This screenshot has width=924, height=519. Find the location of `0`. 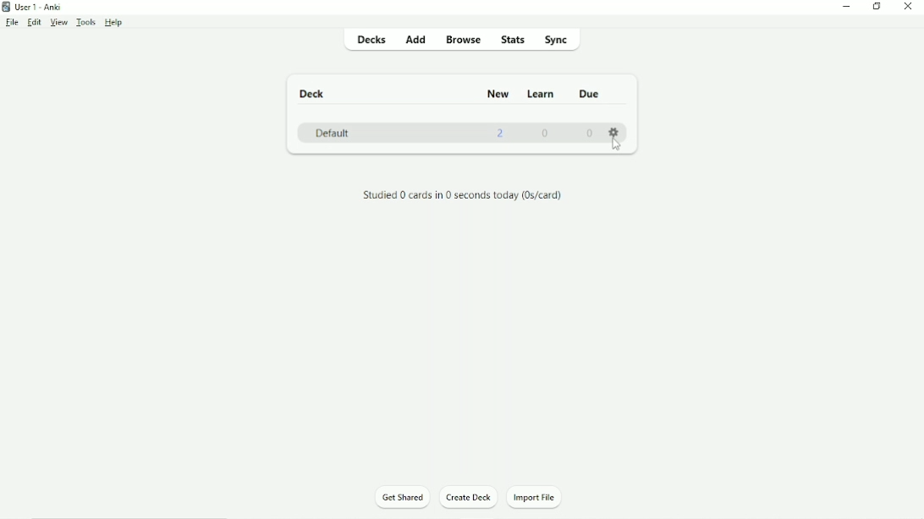

0 is located at coordinates (544, 134).